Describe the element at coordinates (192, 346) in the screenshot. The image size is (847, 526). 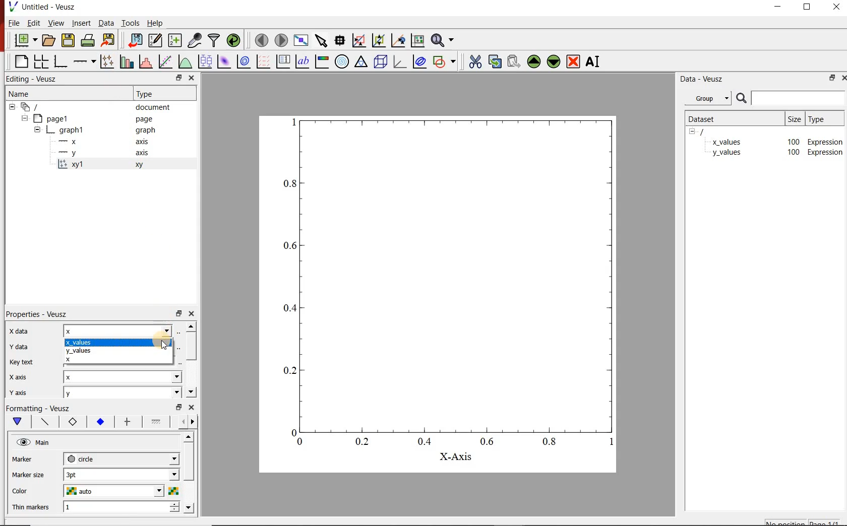
I see `vertical scrollbar` at that location.